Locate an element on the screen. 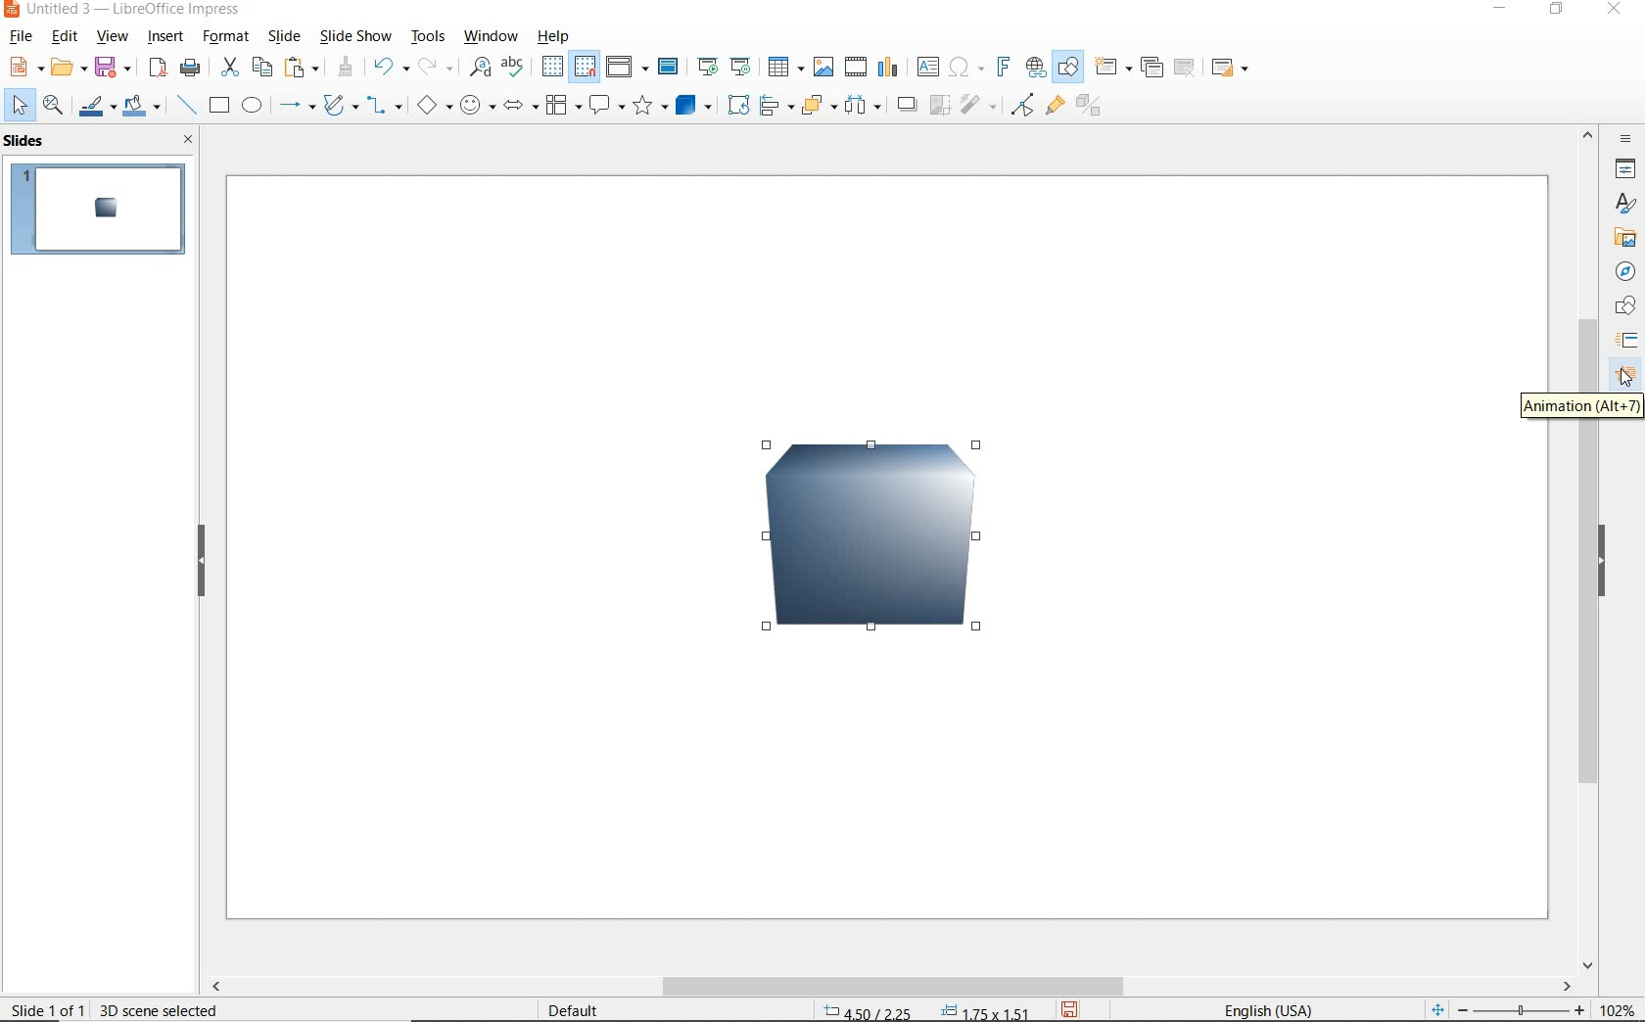 The image size is (1645, 1022). filter is located at coordinates (977, 103).